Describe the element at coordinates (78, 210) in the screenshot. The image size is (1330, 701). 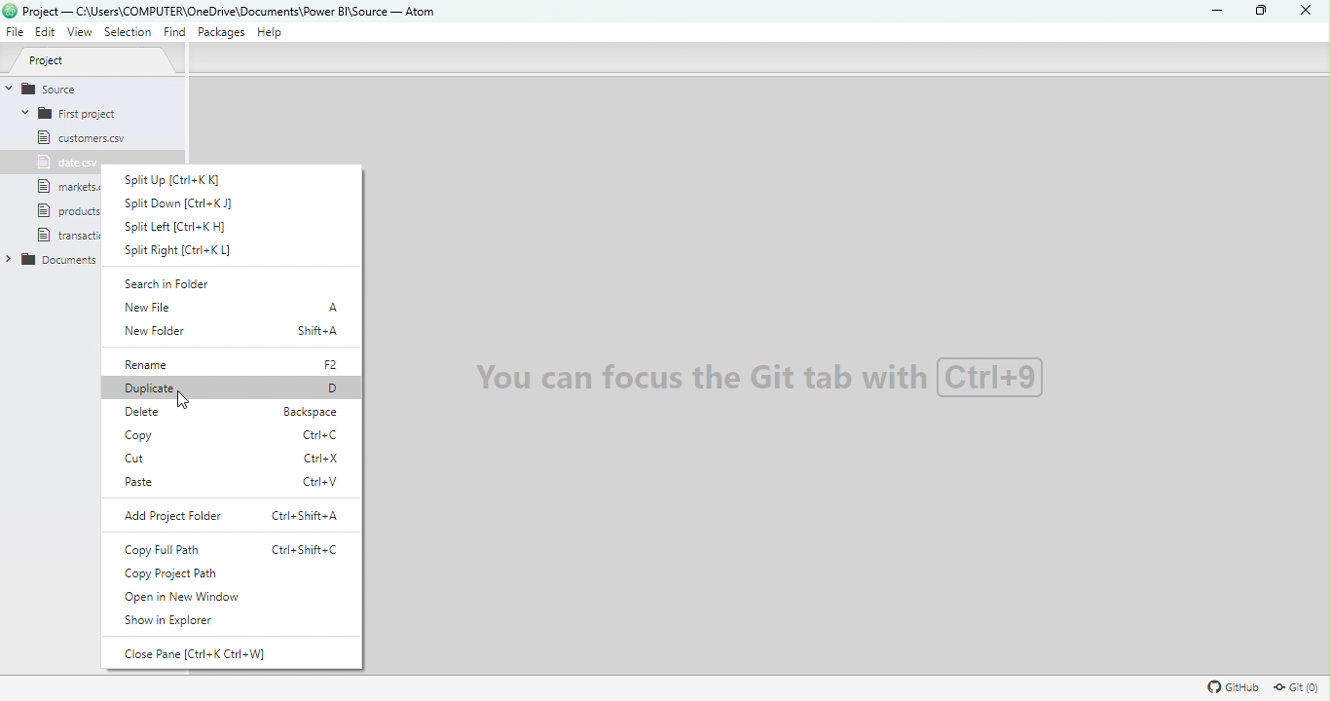
I see `File` at that location.